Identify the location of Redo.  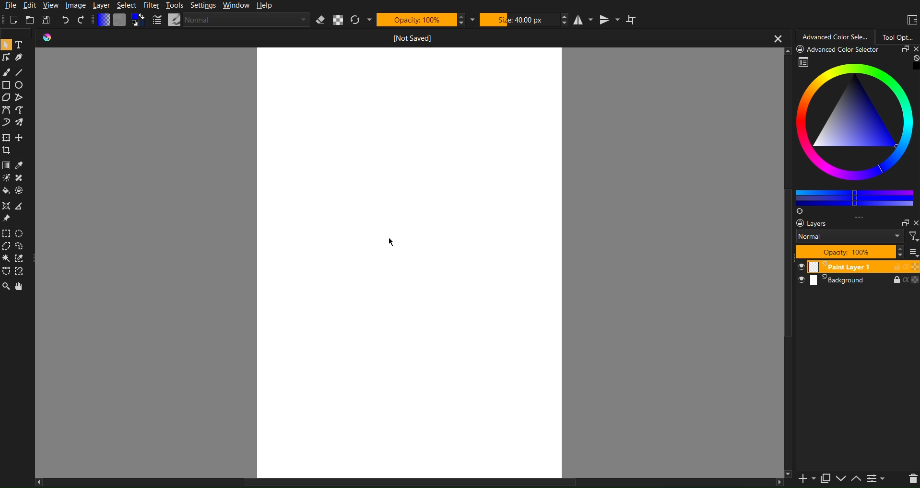
(81, 20).